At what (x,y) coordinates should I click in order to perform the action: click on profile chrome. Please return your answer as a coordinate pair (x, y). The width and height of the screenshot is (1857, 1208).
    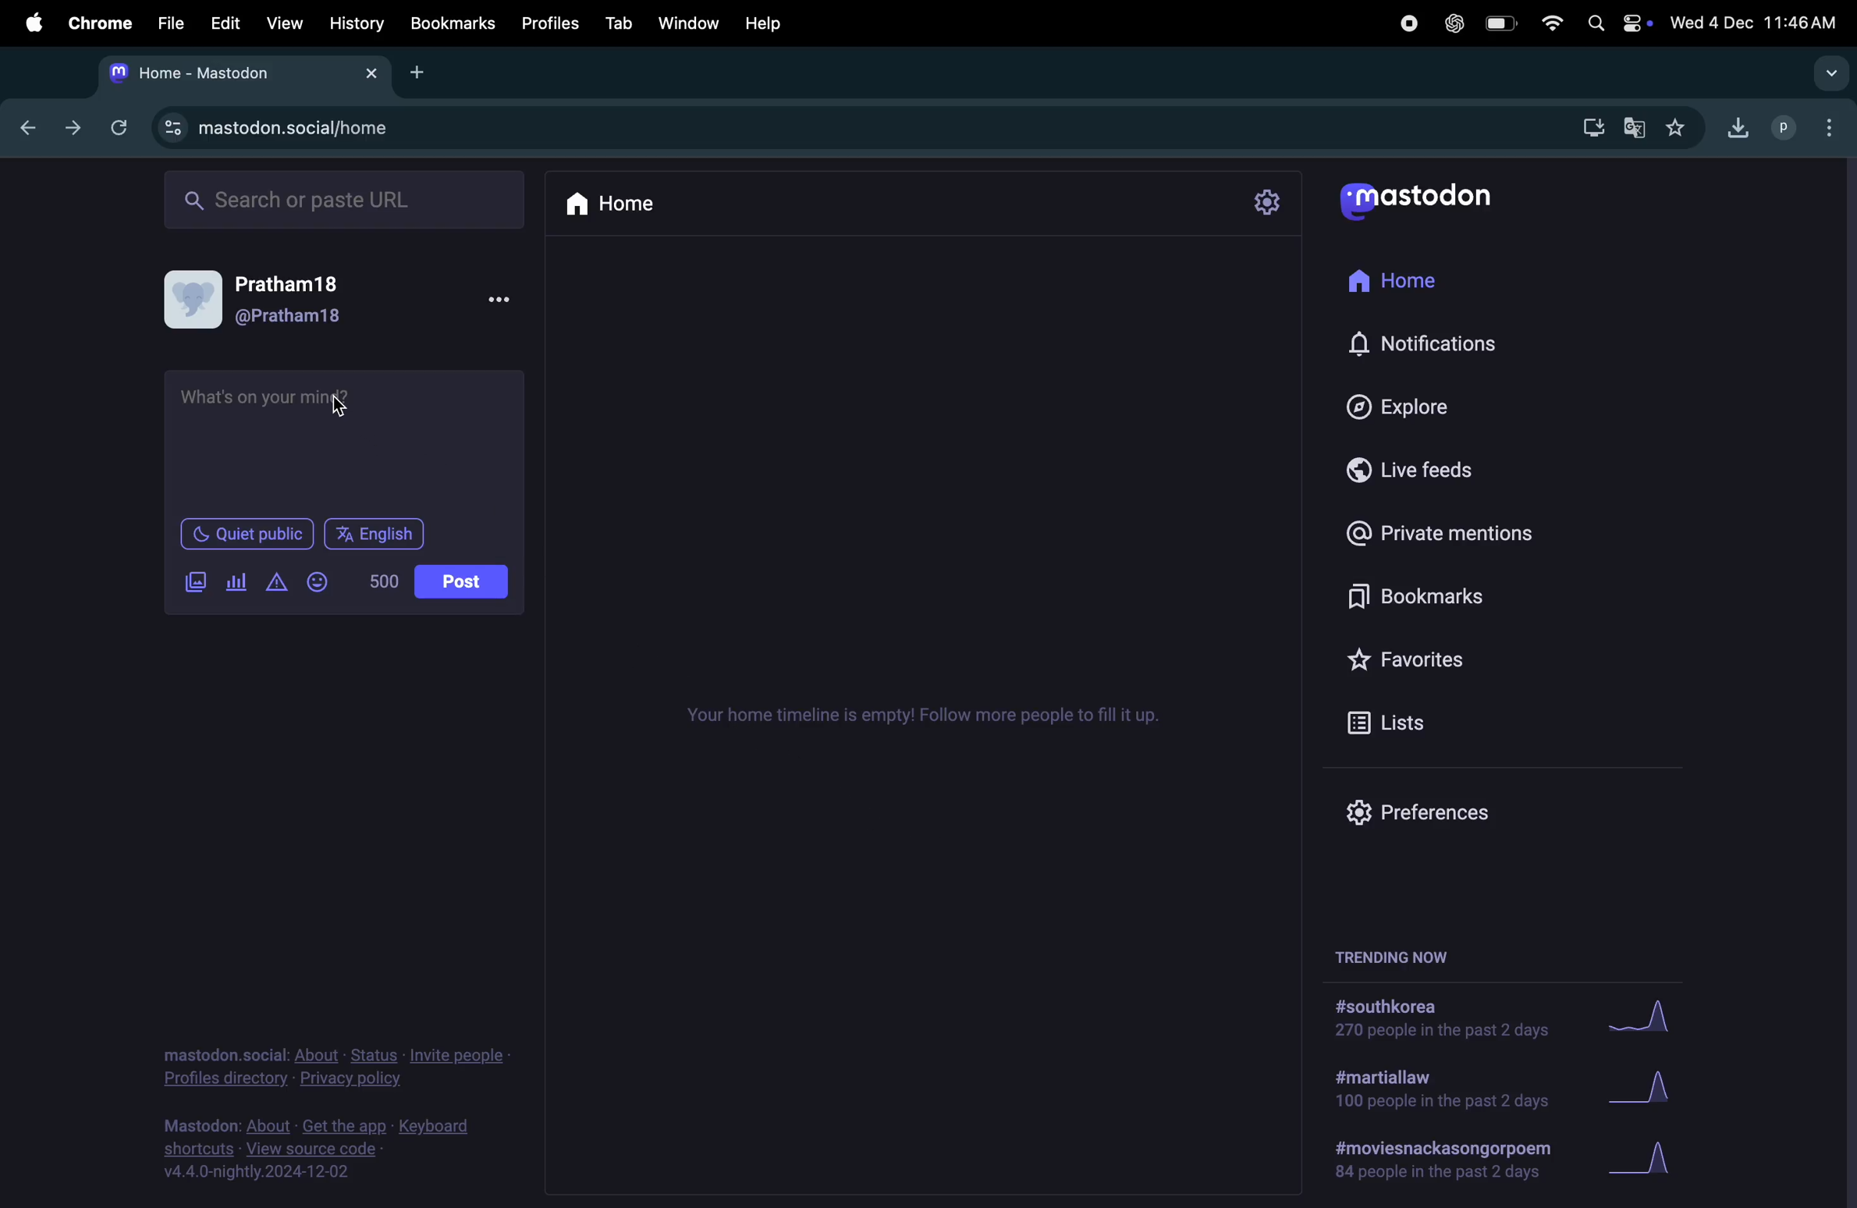
    Looking at the image, I should click on (1810, 126).